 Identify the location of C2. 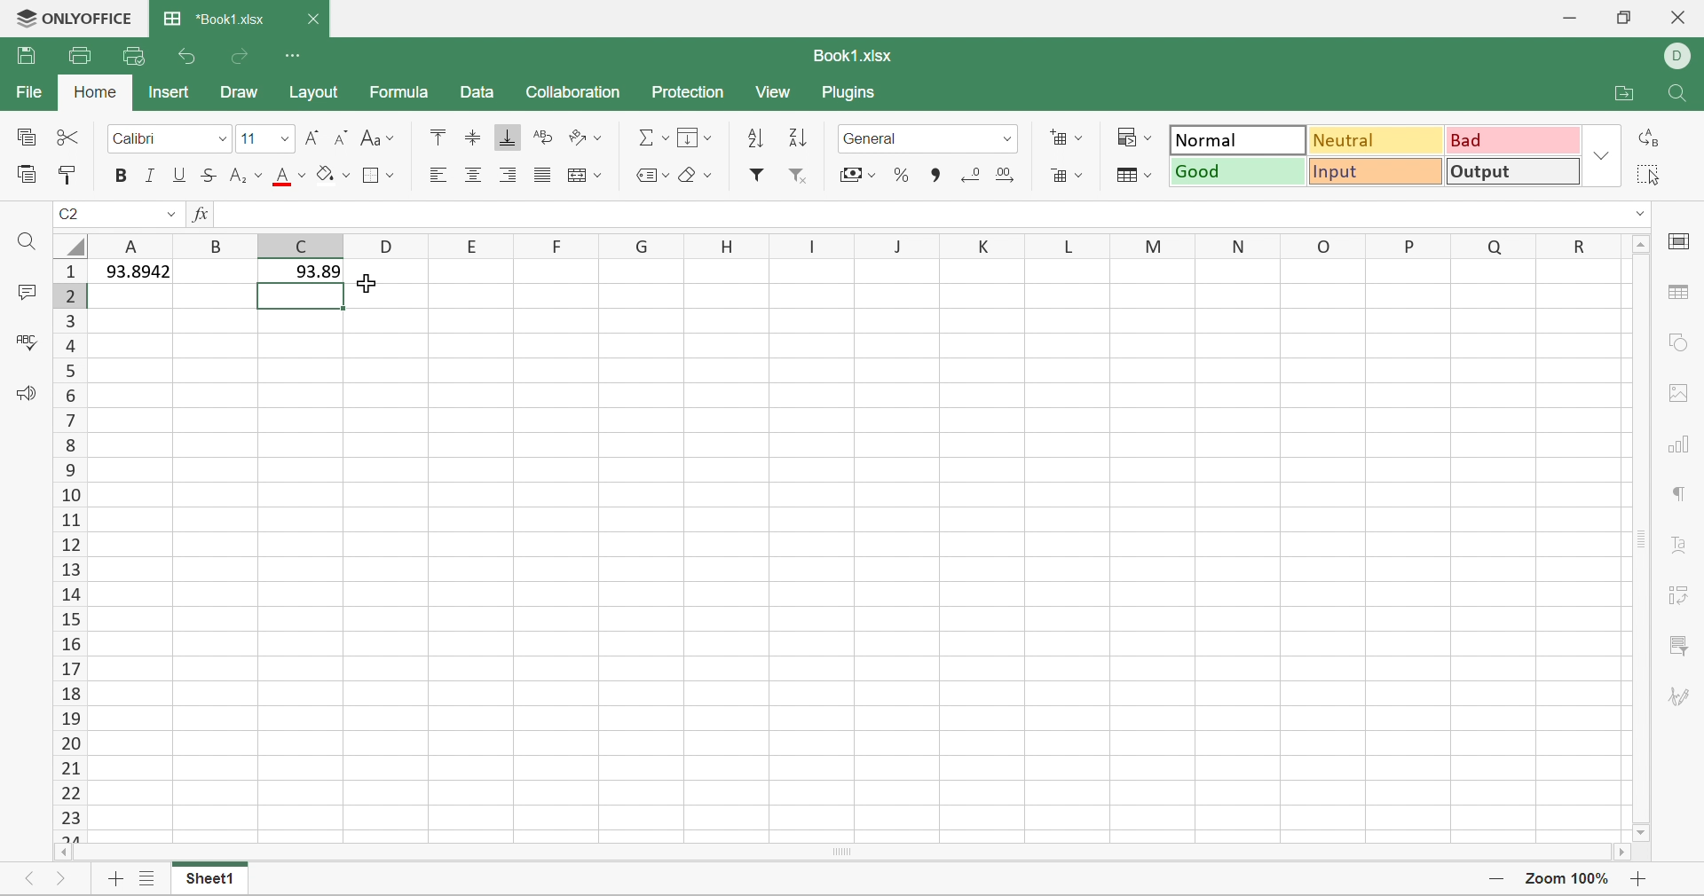
(69, 209).